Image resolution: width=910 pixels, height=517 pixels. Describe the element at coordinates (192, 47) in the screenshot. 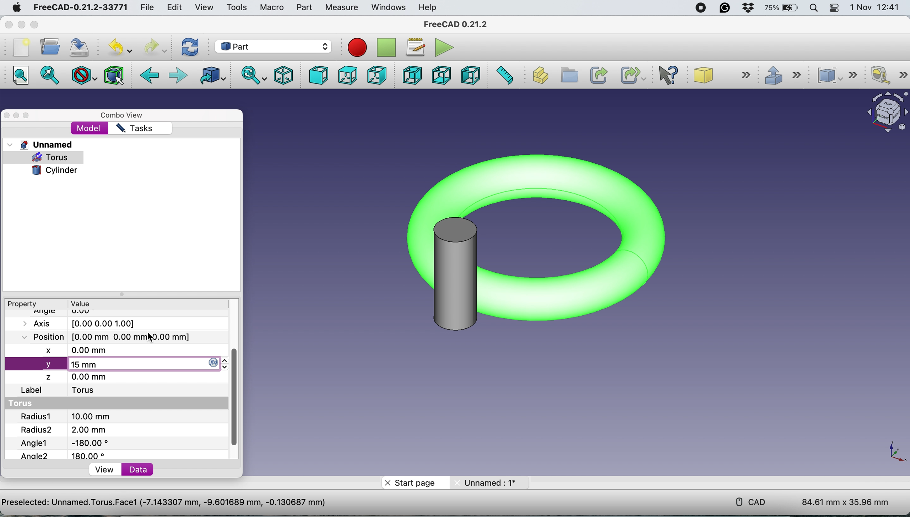

I see `refresh` at that location.